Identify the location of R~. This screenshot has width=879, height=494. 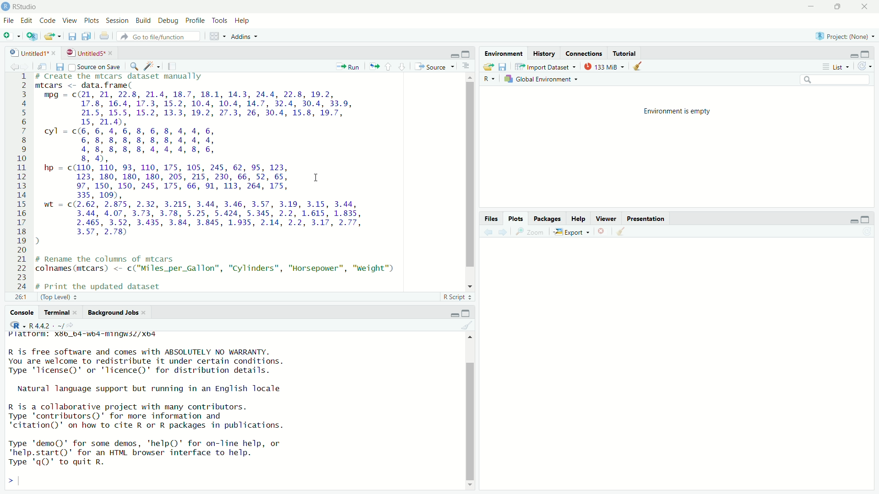
(489, 79).